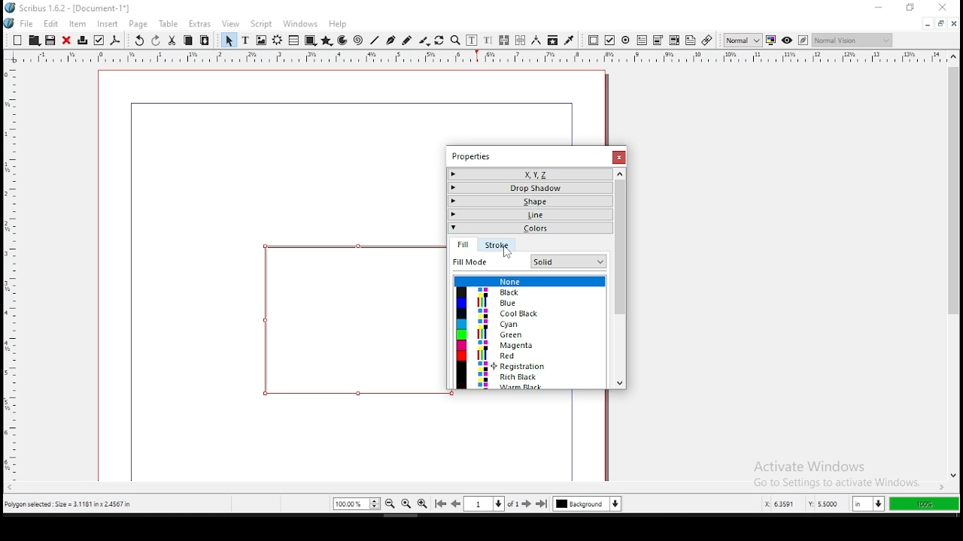 Image resolution: width=963 pixels, height=541 pixels. Describe the element at coordinates (852, 41) in the screenshot. I see `normal vision` at that location.